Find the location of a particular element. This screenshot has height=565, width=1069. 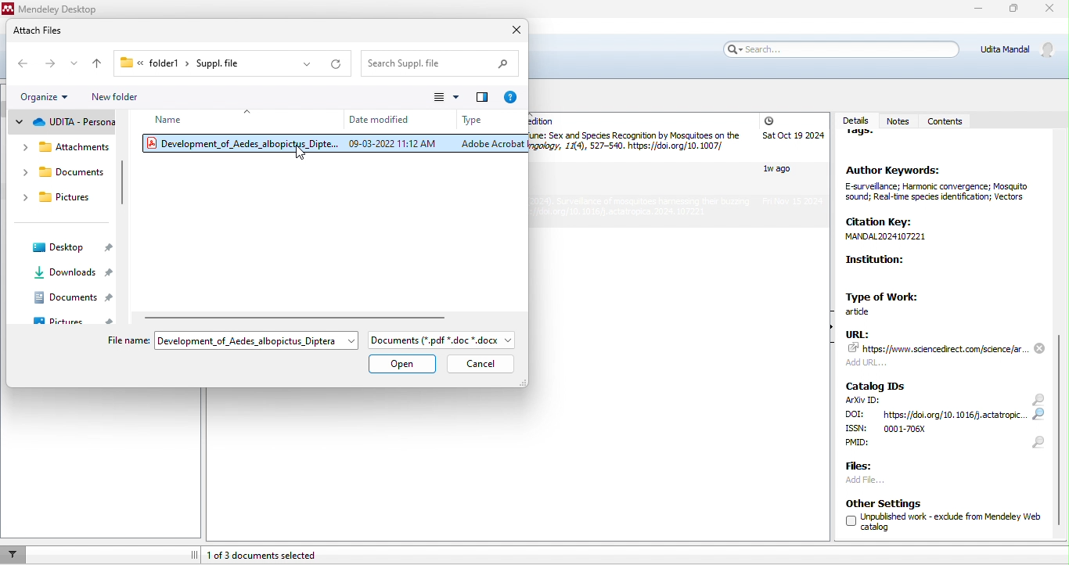

attachment is located at coordinates (62, 146).